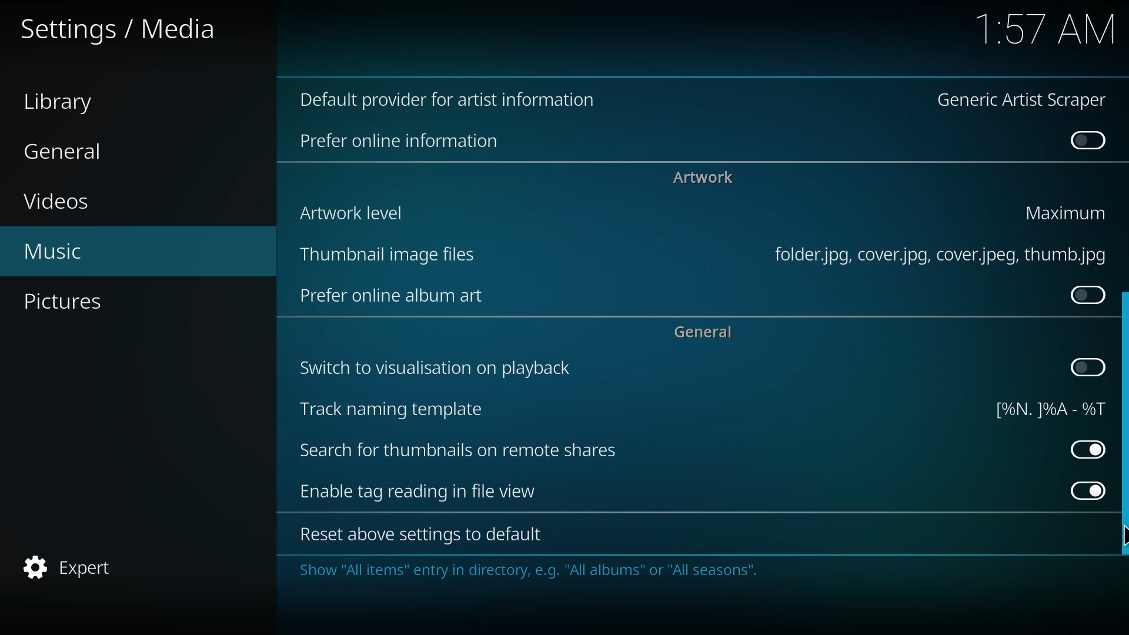 This screenshot has width=1129, height=635. I want to click on default, so click(455, 100).